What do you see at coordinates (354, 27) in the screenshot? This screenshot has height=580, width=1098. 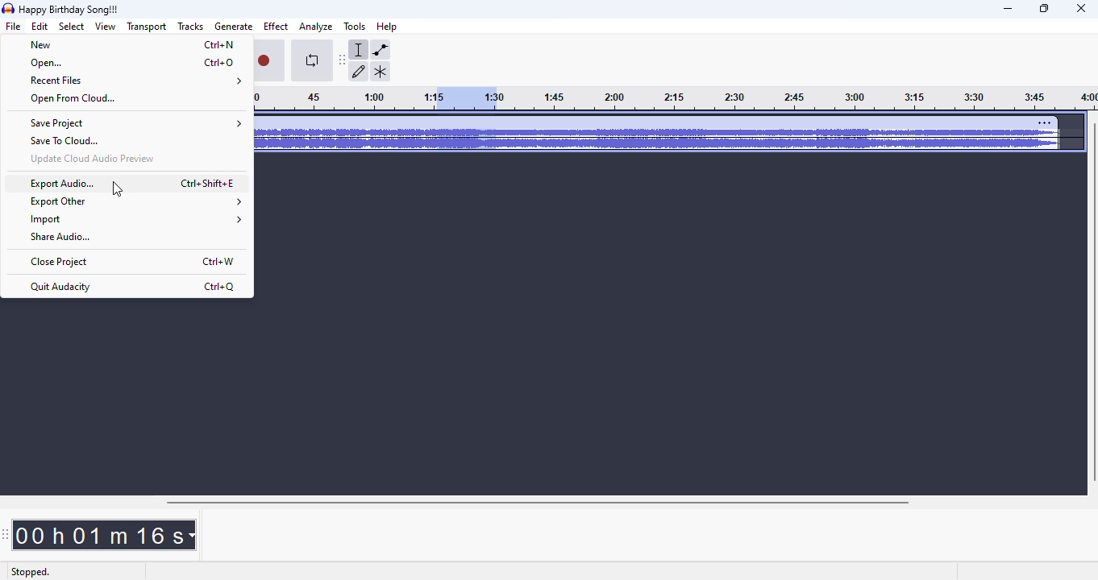 I see `tools` at bounding box center [354, 27].